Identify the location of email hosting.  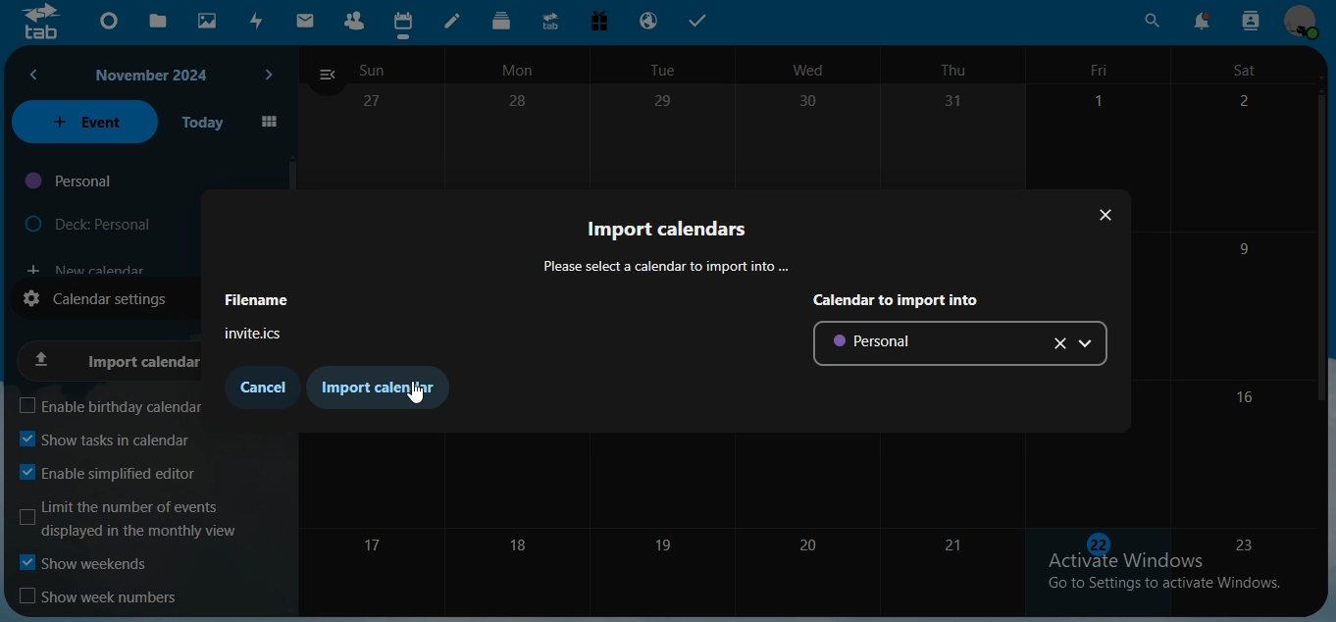
(650, 20).